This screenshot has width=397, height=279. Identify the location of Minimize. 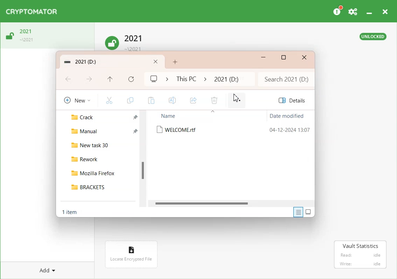
(369, 10).